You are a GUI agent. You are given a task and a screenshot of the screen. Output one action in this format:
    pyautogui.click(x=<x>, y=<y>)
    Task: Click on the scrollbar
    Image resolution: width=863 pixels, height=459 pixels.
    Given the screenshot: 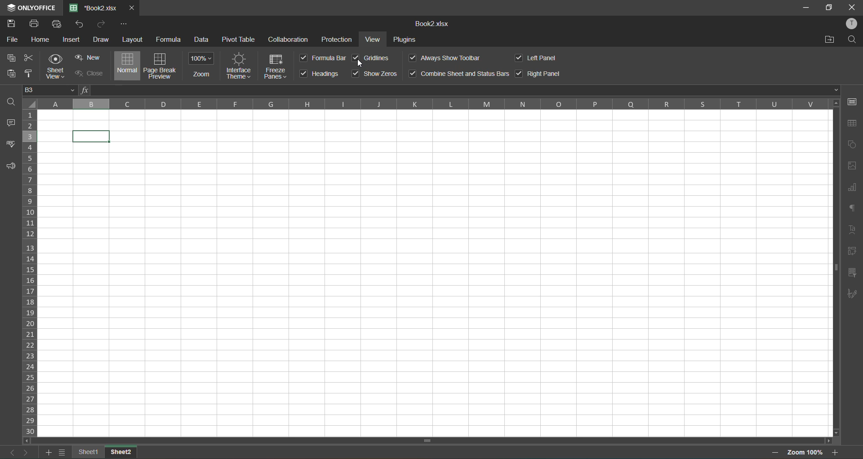 What is the action you would take?
    pyautogui.click(x=428, y=441)
    